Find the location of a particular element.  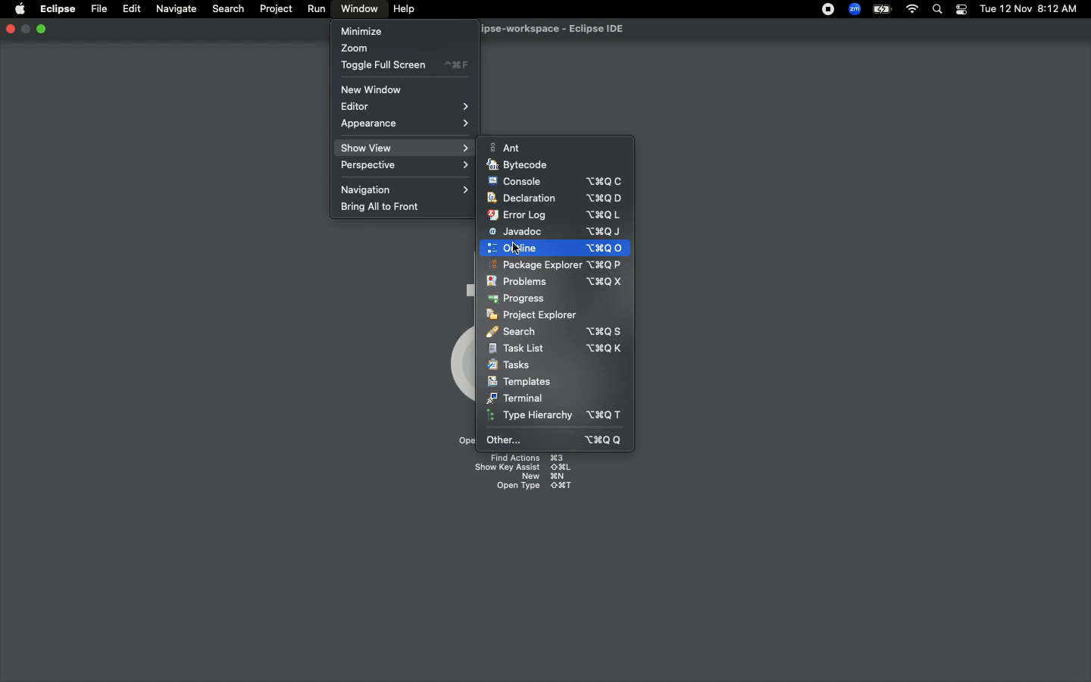

Problems is located at coordinates (558, 281).